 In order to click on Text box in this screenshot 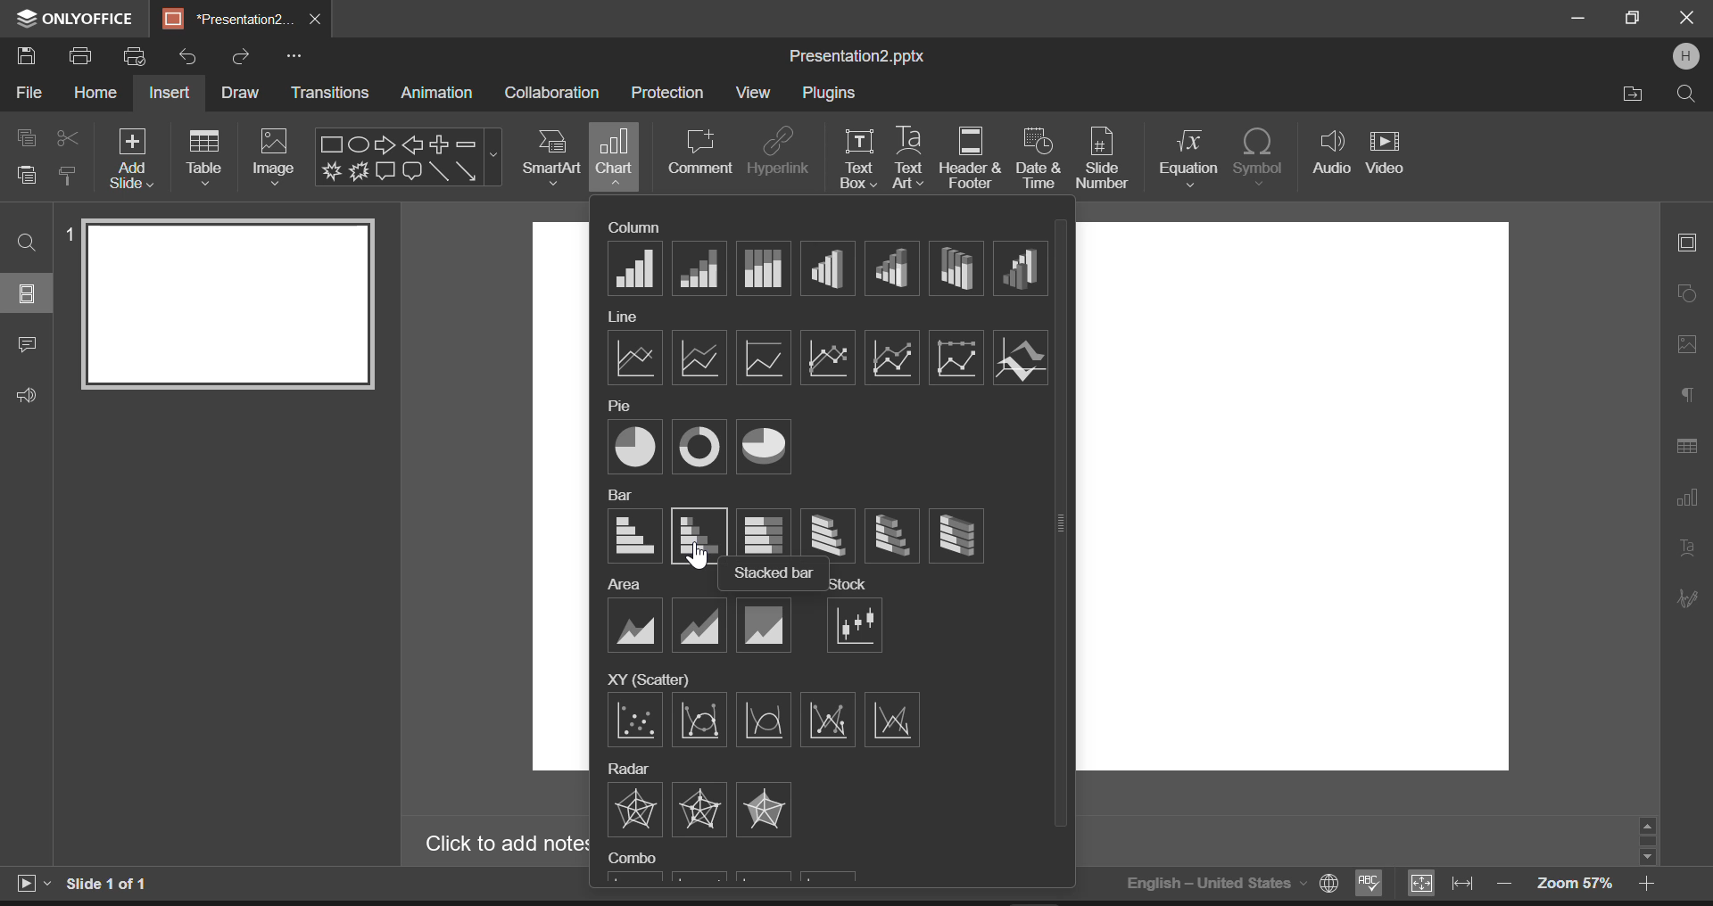, I will do `click(856, 159)`.